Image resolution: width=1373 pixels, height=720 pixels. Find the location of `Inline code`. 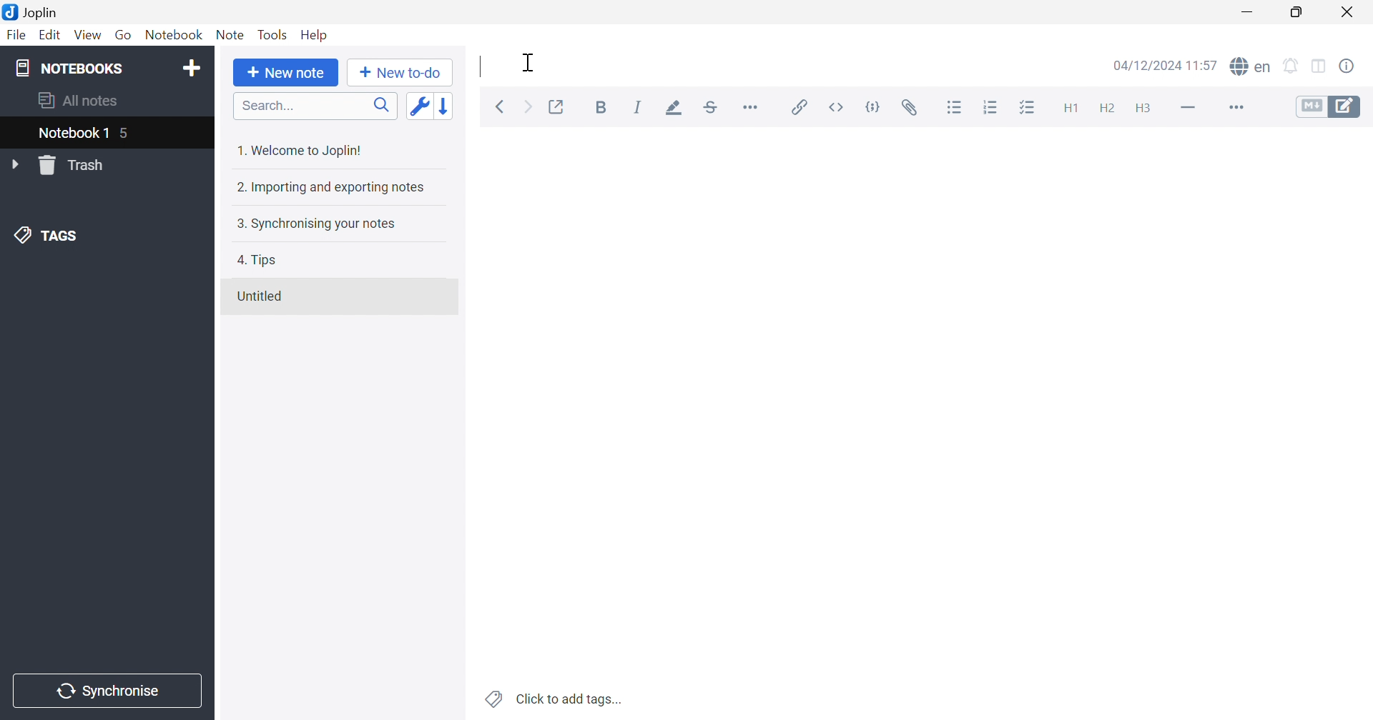

Inline code is located at coordinates (837, 106).